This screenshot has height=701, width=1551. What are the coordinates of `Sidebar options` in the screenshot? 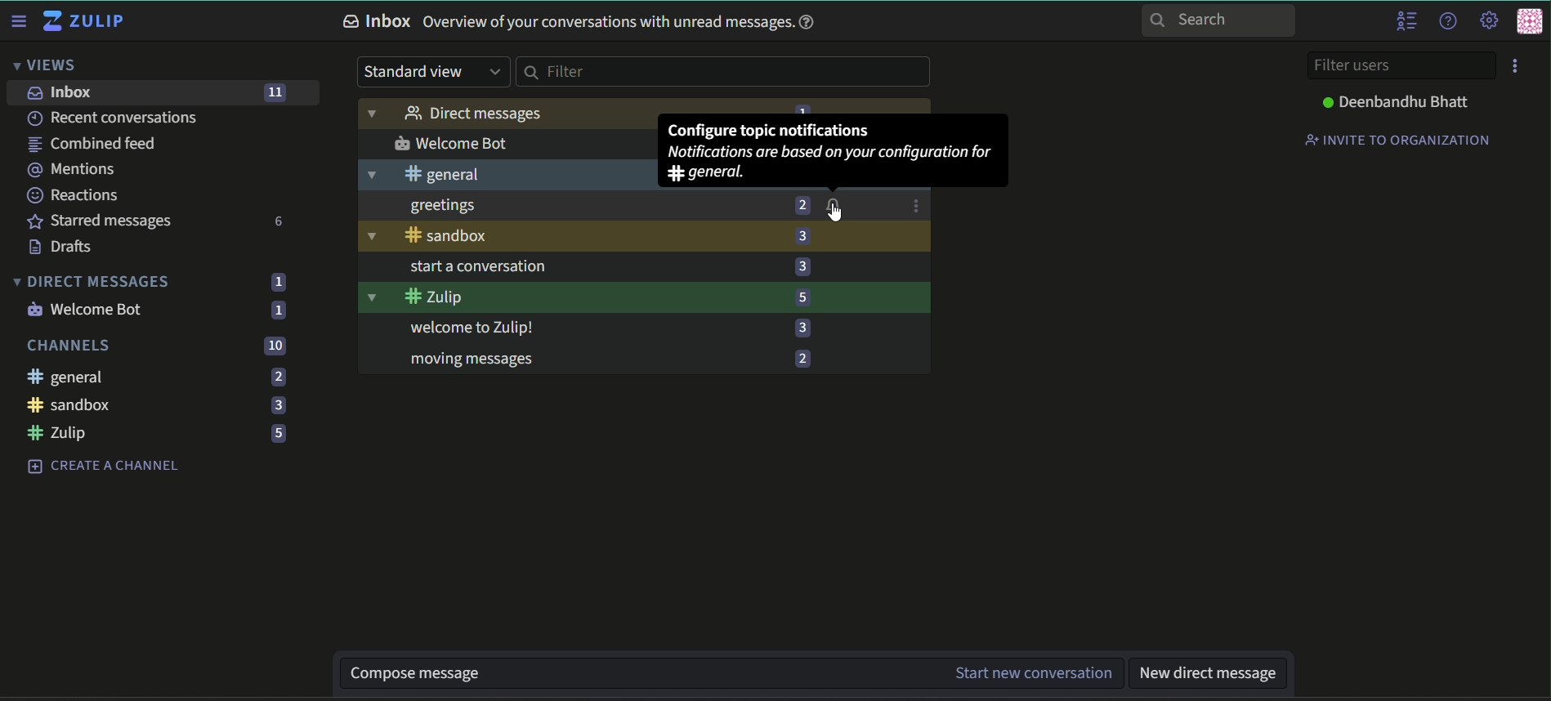 It's located at (19, 20).